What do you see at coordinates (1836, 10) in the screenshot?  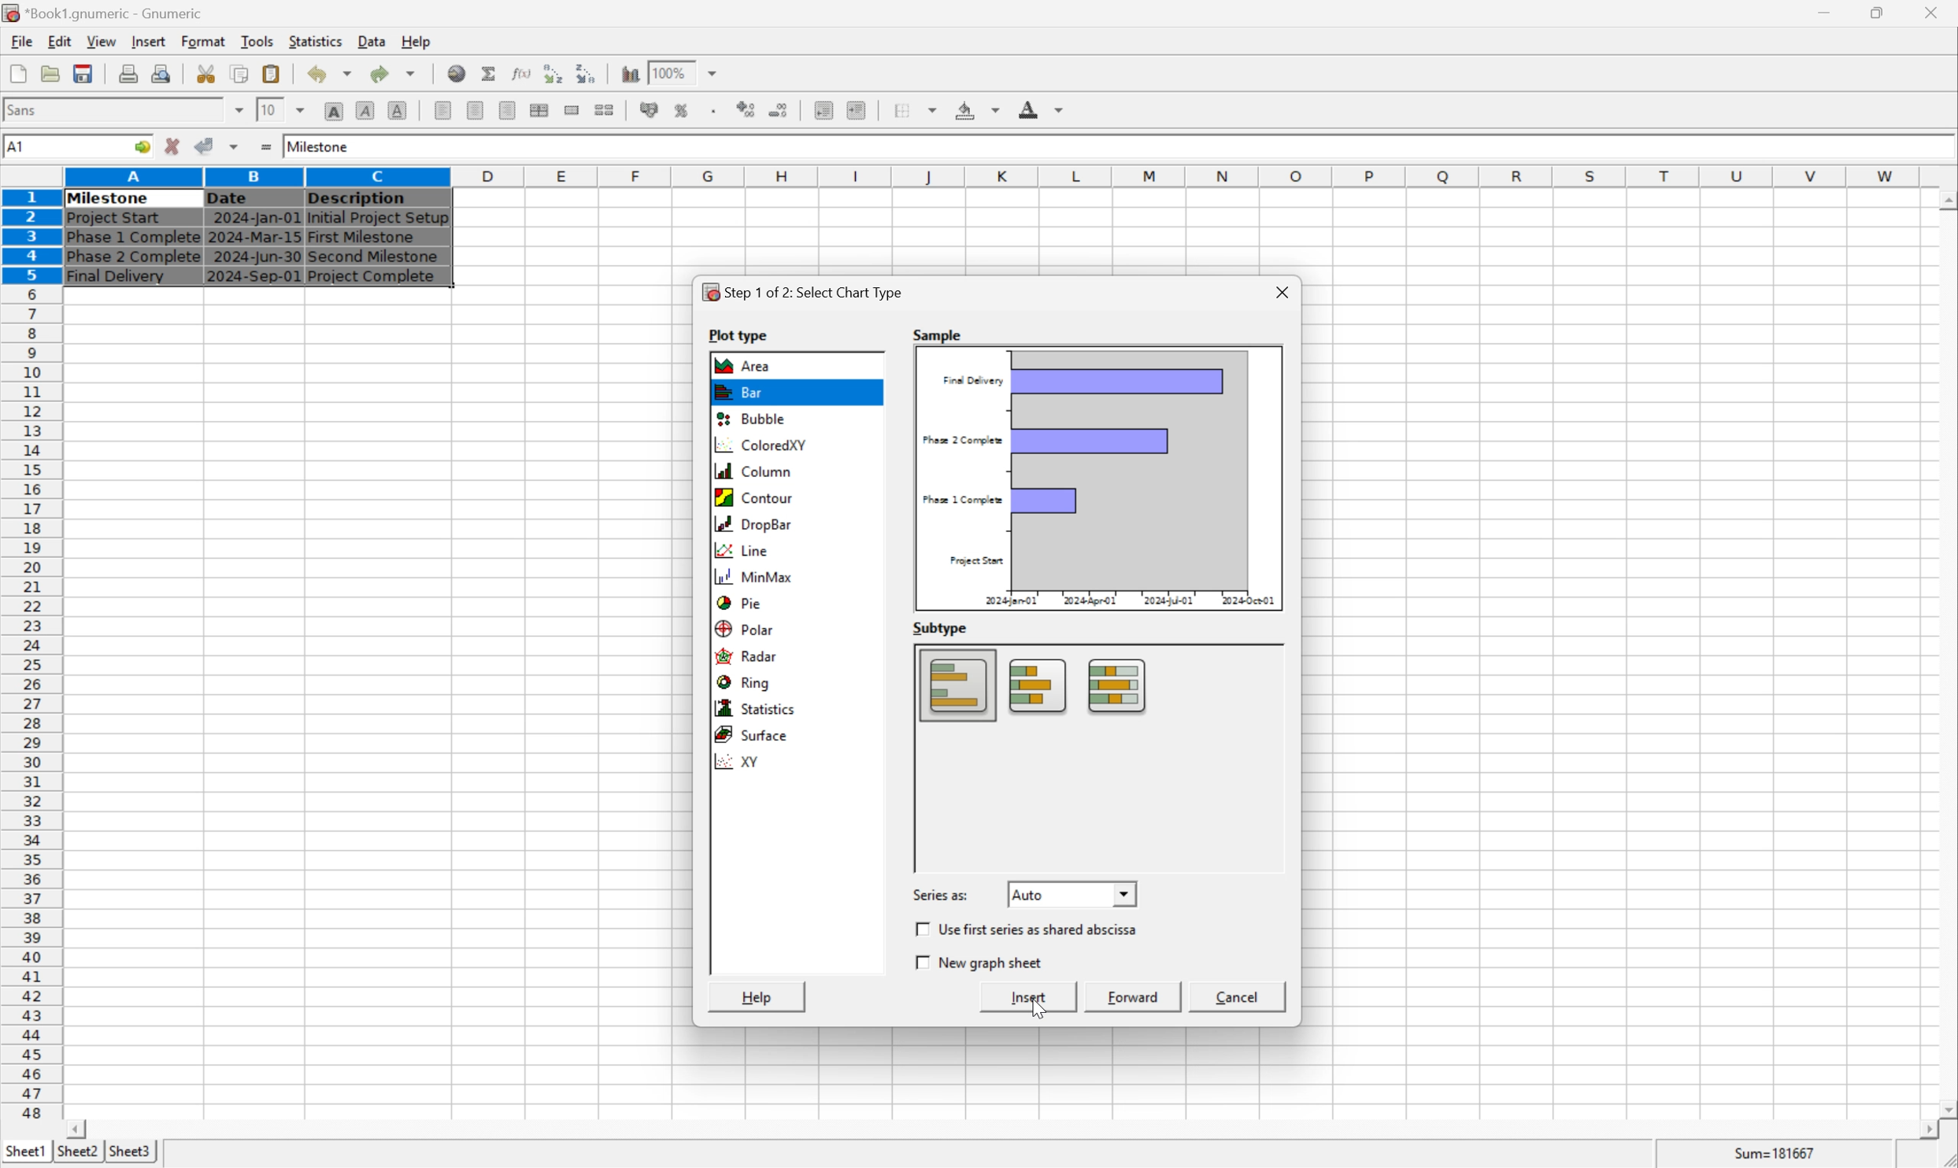 I see `minimize` at bounding box center [1836, 10].